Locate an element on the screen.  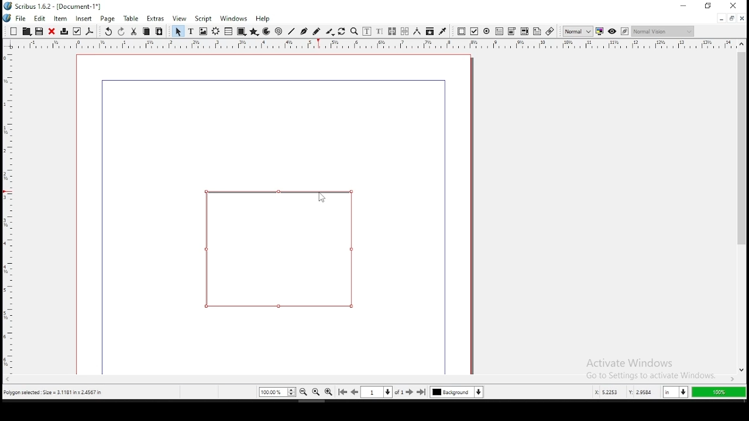
in is located at coordinates (674, 392).